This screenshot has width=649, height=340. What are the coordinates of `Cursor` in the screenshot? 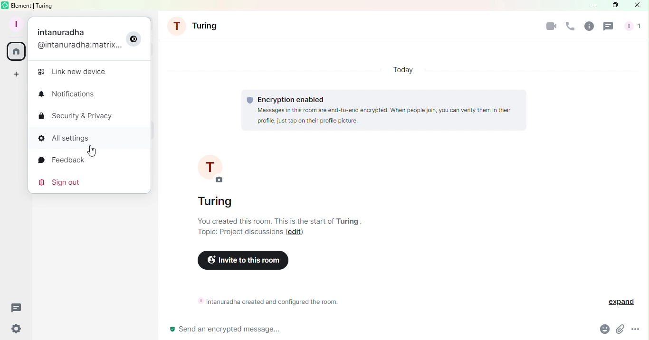 It's located at (93, 151).